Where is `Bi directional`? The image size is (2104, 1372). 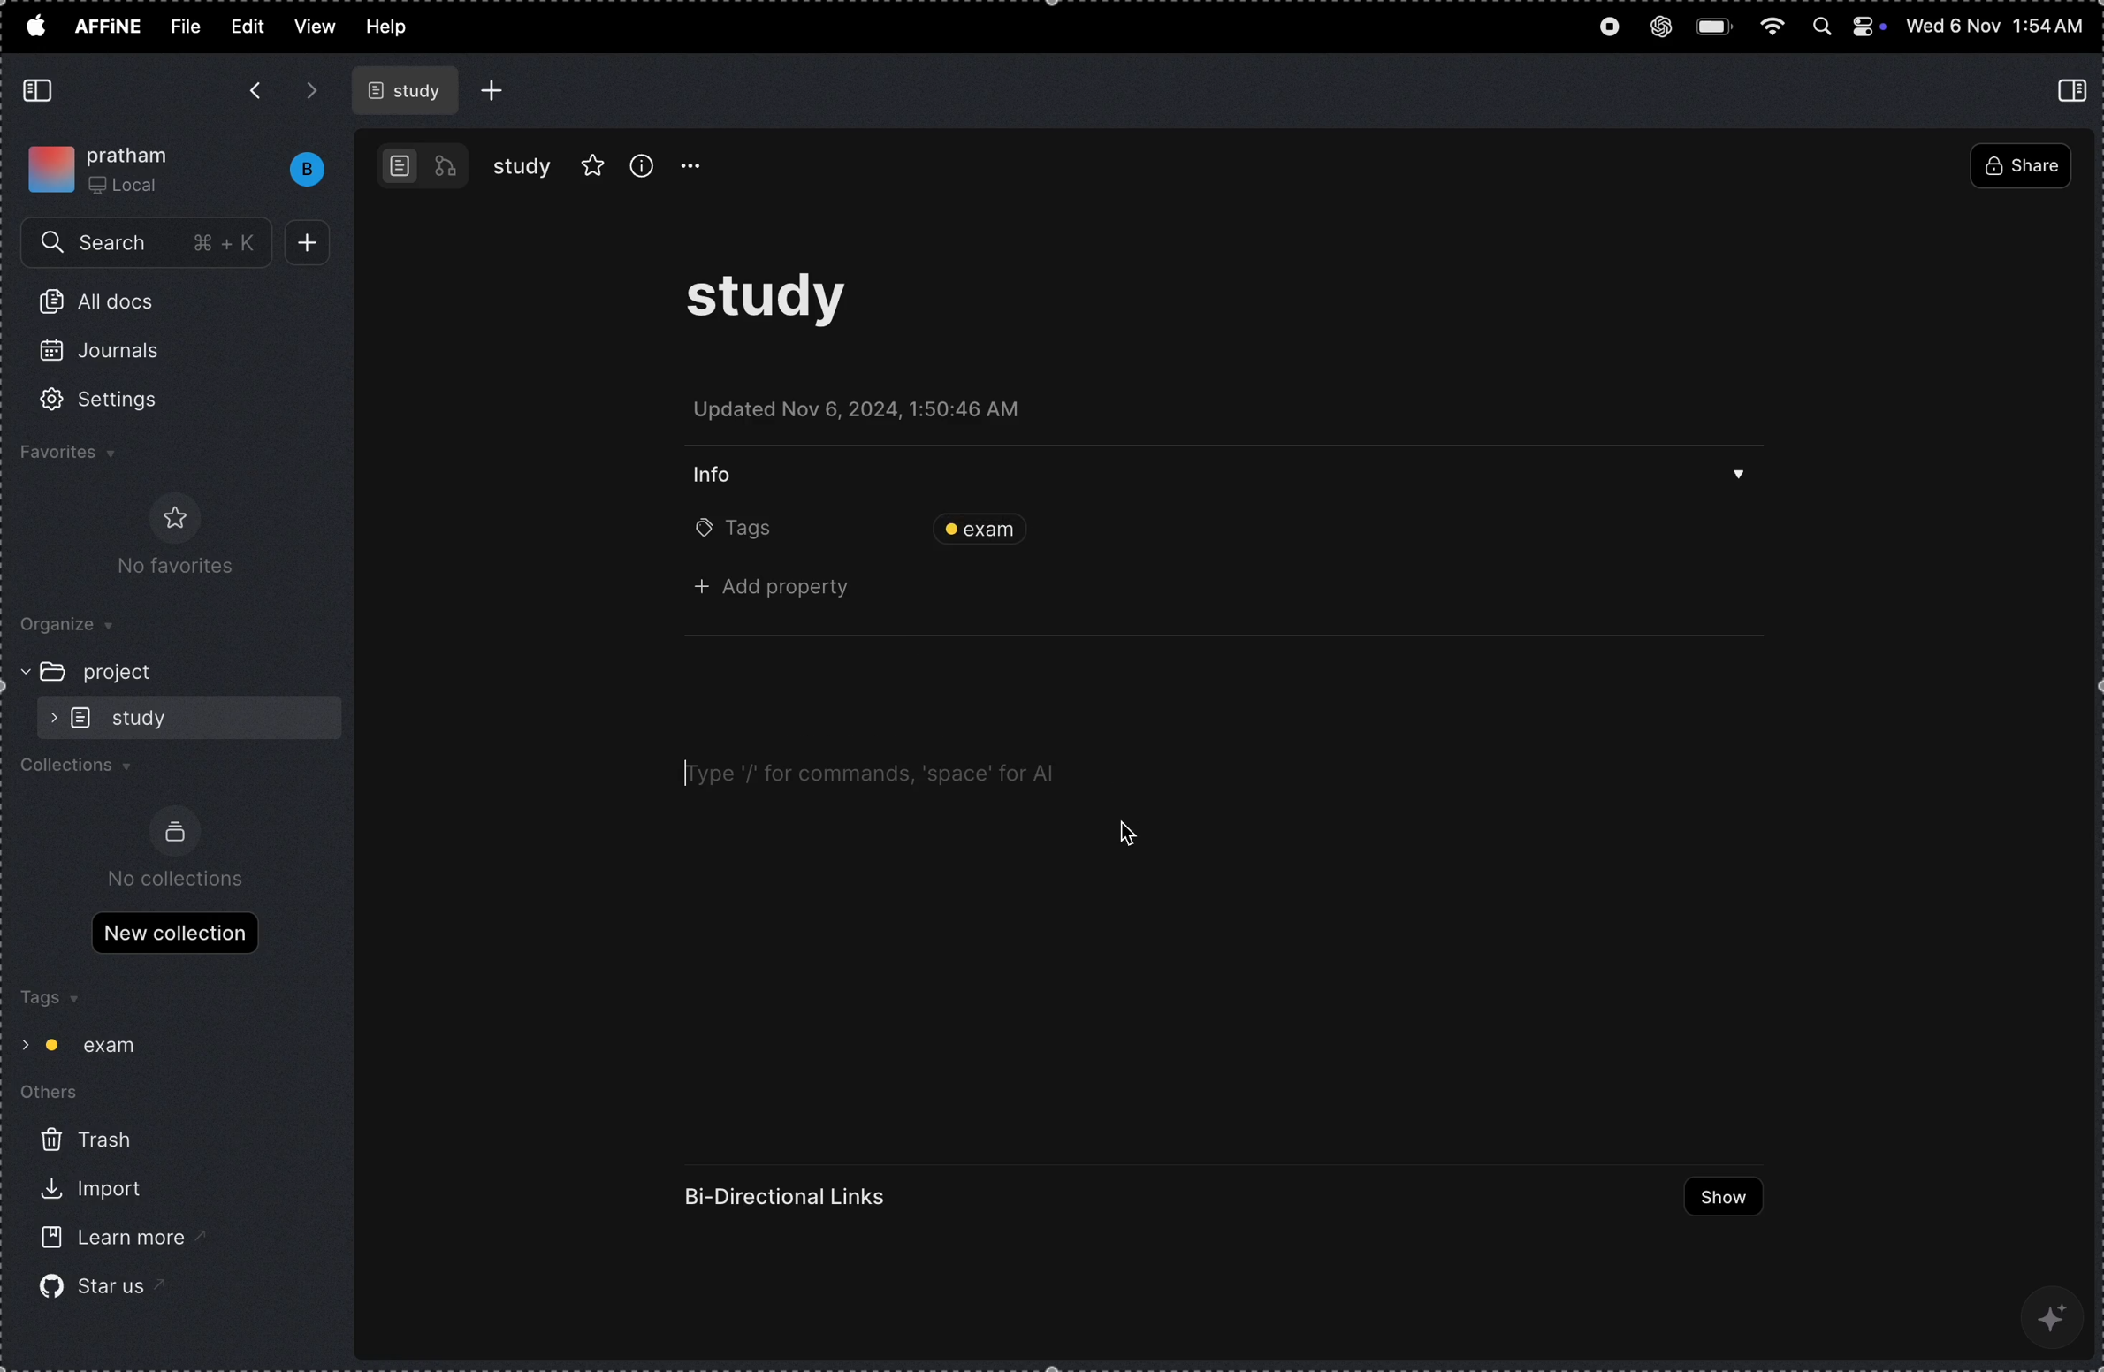 Bi directional is located at coordinates (789, 1197).